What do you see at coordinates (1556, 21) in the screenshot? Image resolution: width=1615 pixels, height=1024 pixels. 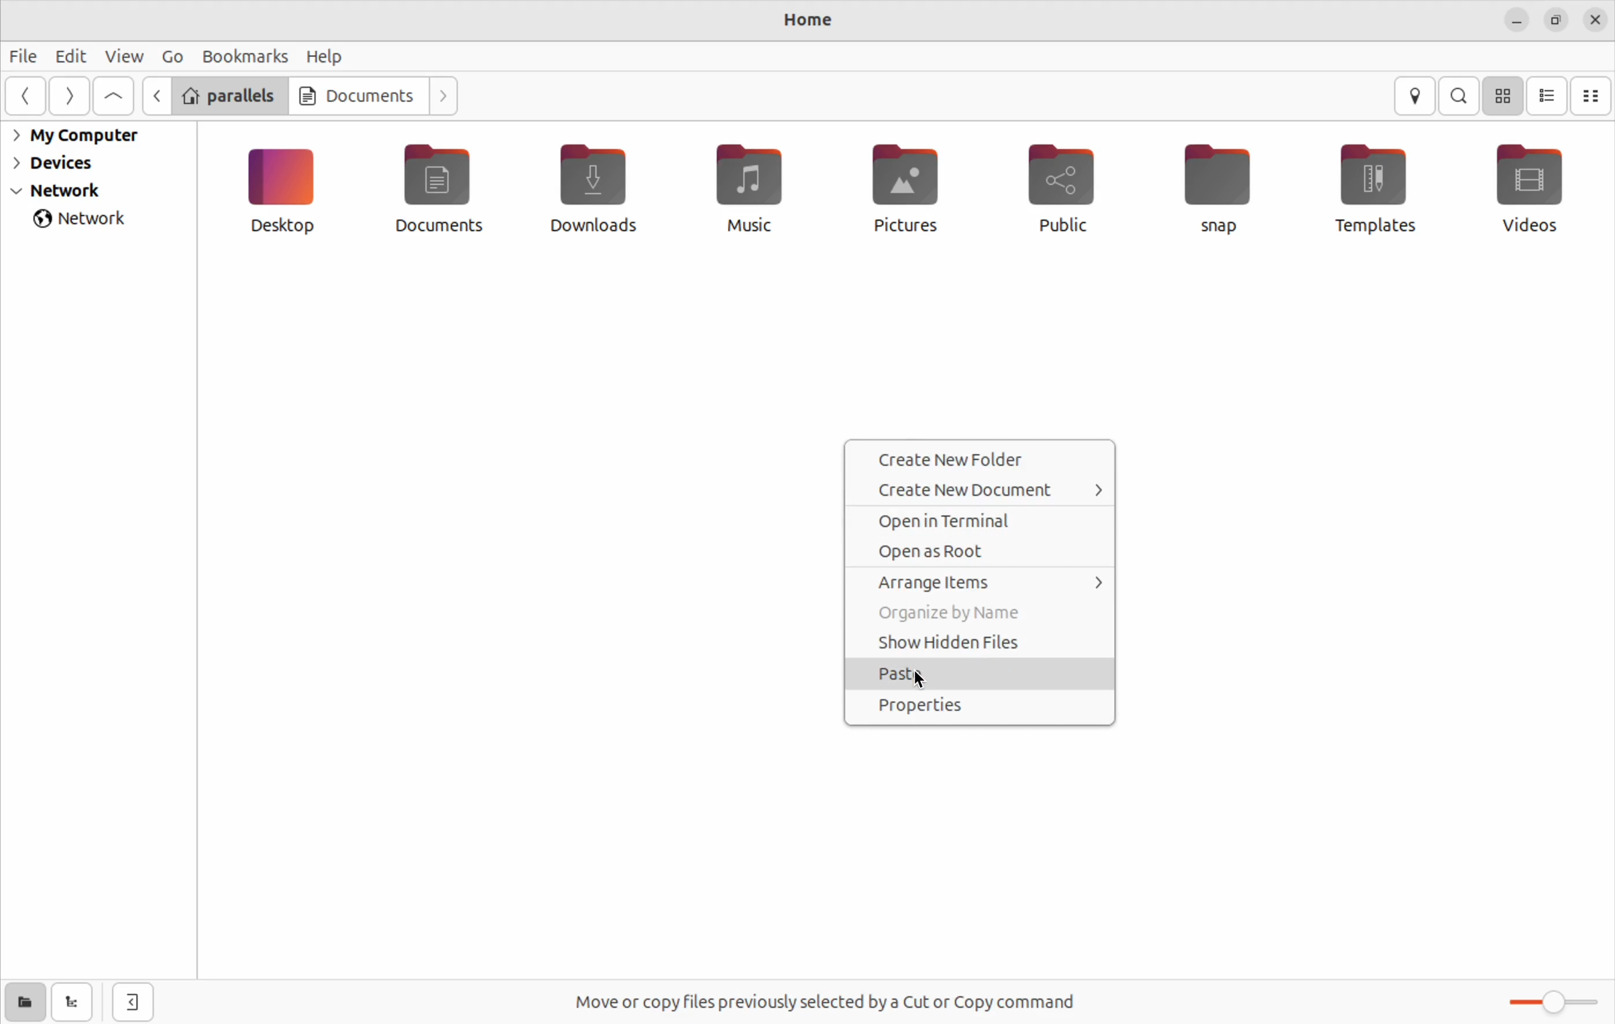 I see `resize` at bounding box center [1556, 21].